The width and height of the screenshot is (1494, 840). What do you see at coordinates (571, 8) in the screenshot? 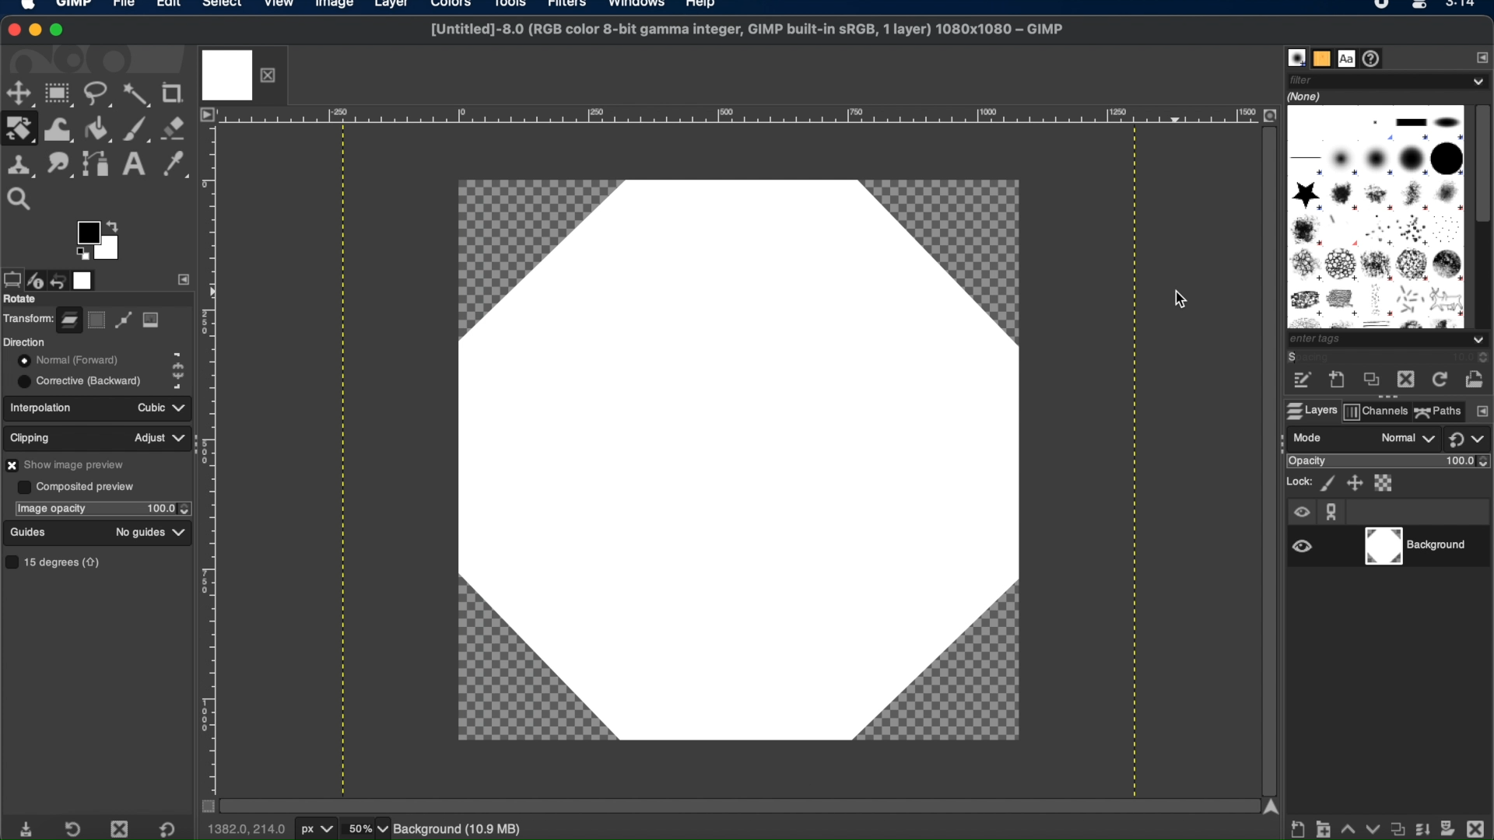
I see `filters` at bounding box center [571, 8].